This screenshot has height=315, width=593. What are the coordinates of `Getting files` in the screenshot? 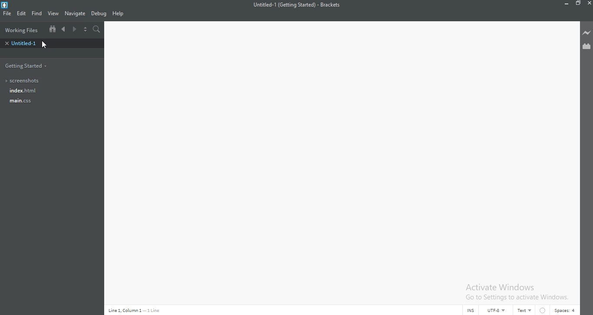 It's located at (36, 66).